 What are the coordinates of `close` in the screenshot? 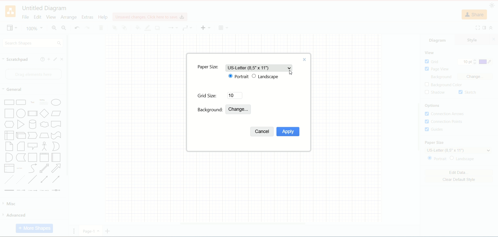 It's located at (63, 59).